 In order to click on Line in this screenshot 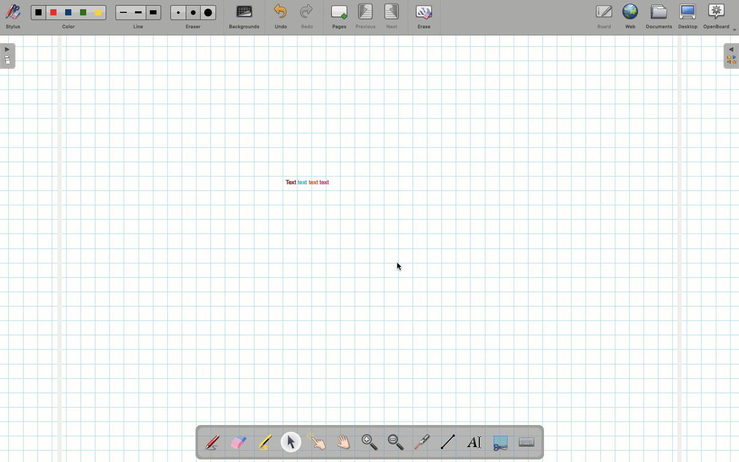, I will do `click(448, 441)`.